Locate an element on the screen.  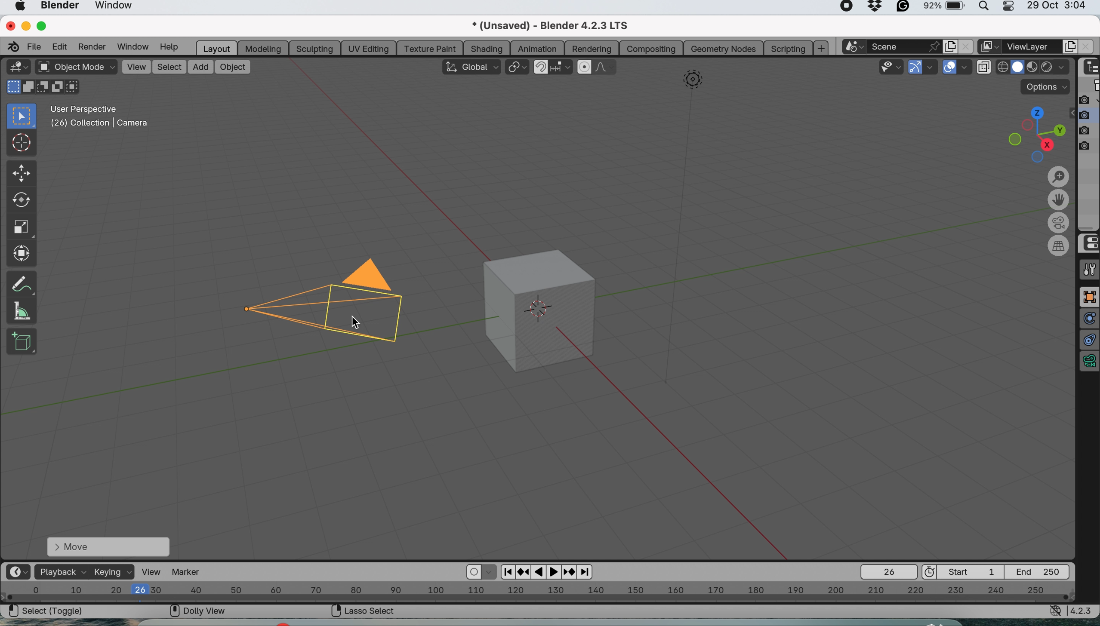
scalability and fallout is located at coordinates (892, 67).